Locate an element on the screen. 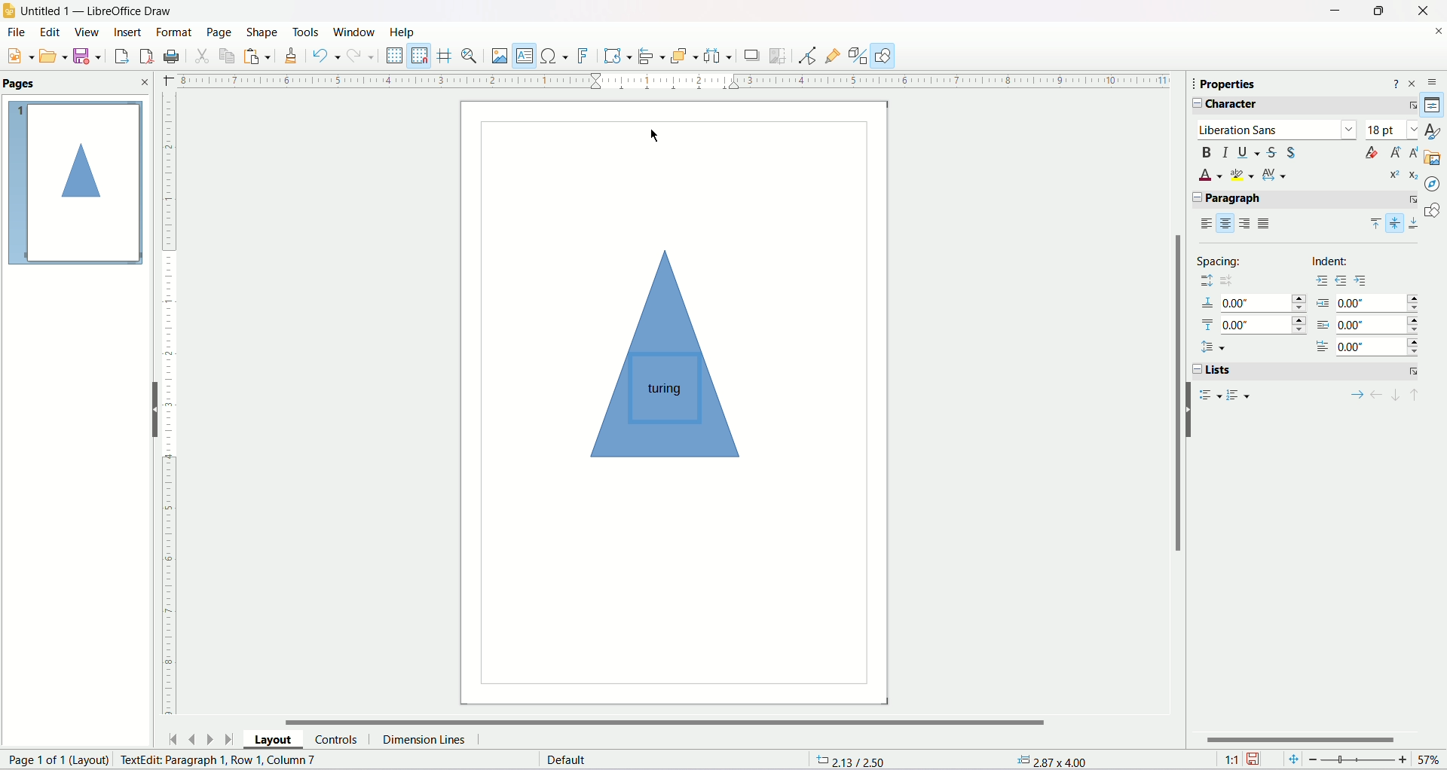 The image size is (1447, 770). Redo is located at coordinates (360, 55).